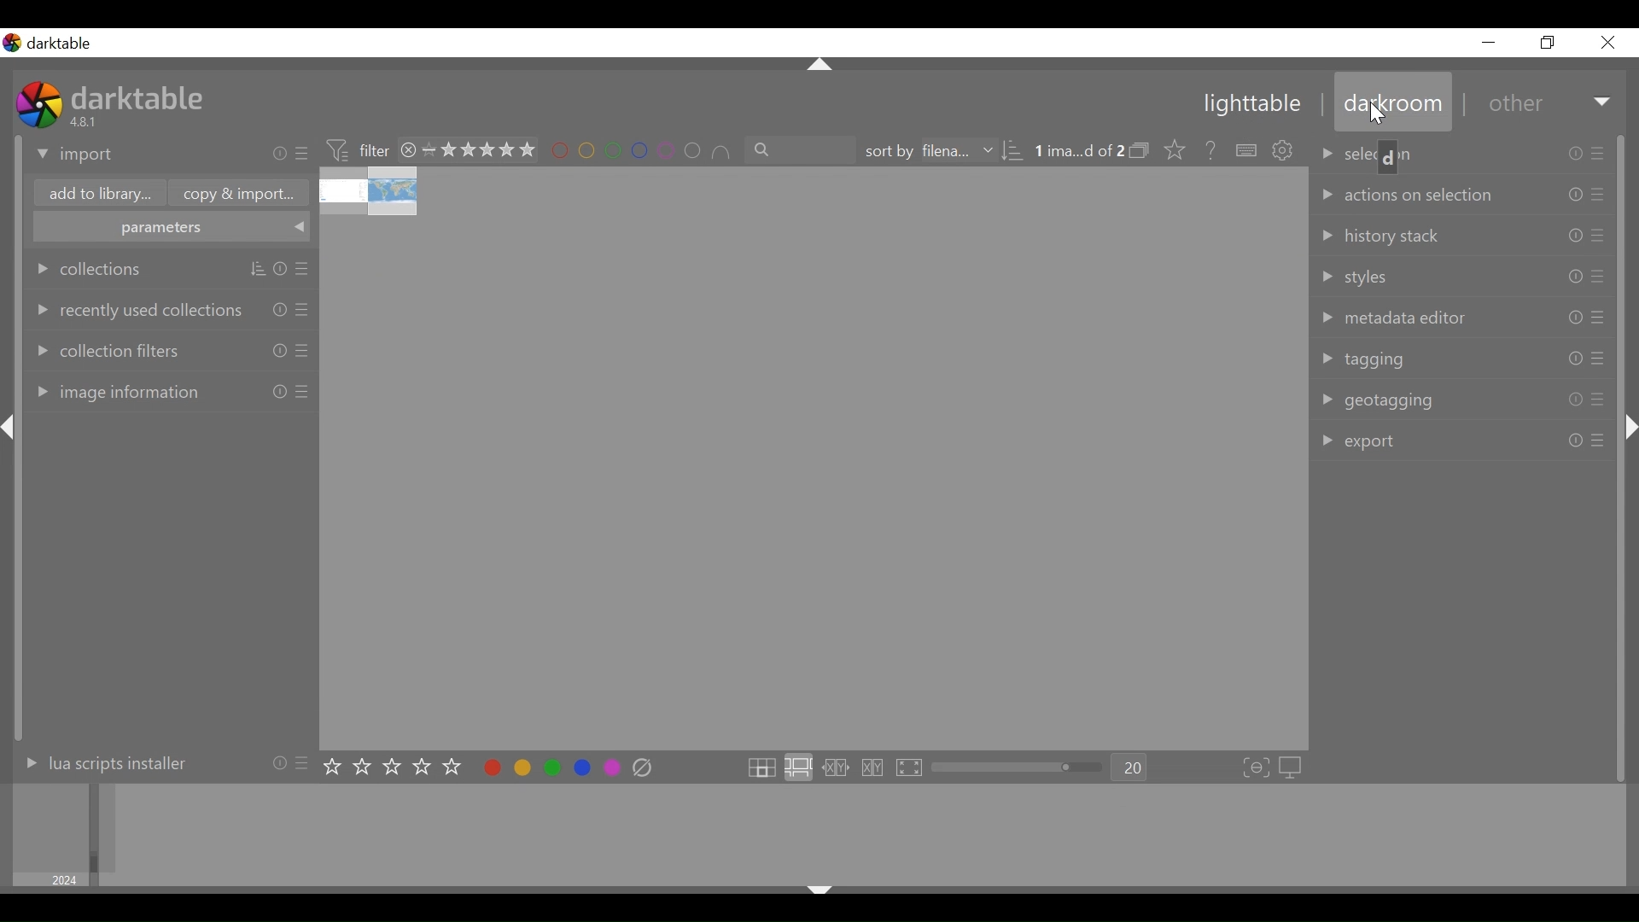 Image resolution: width=1639 pixels, height=922 pixels. Describe the element at coordinates (1598, 401) in the screenshot. I see `` at that location.